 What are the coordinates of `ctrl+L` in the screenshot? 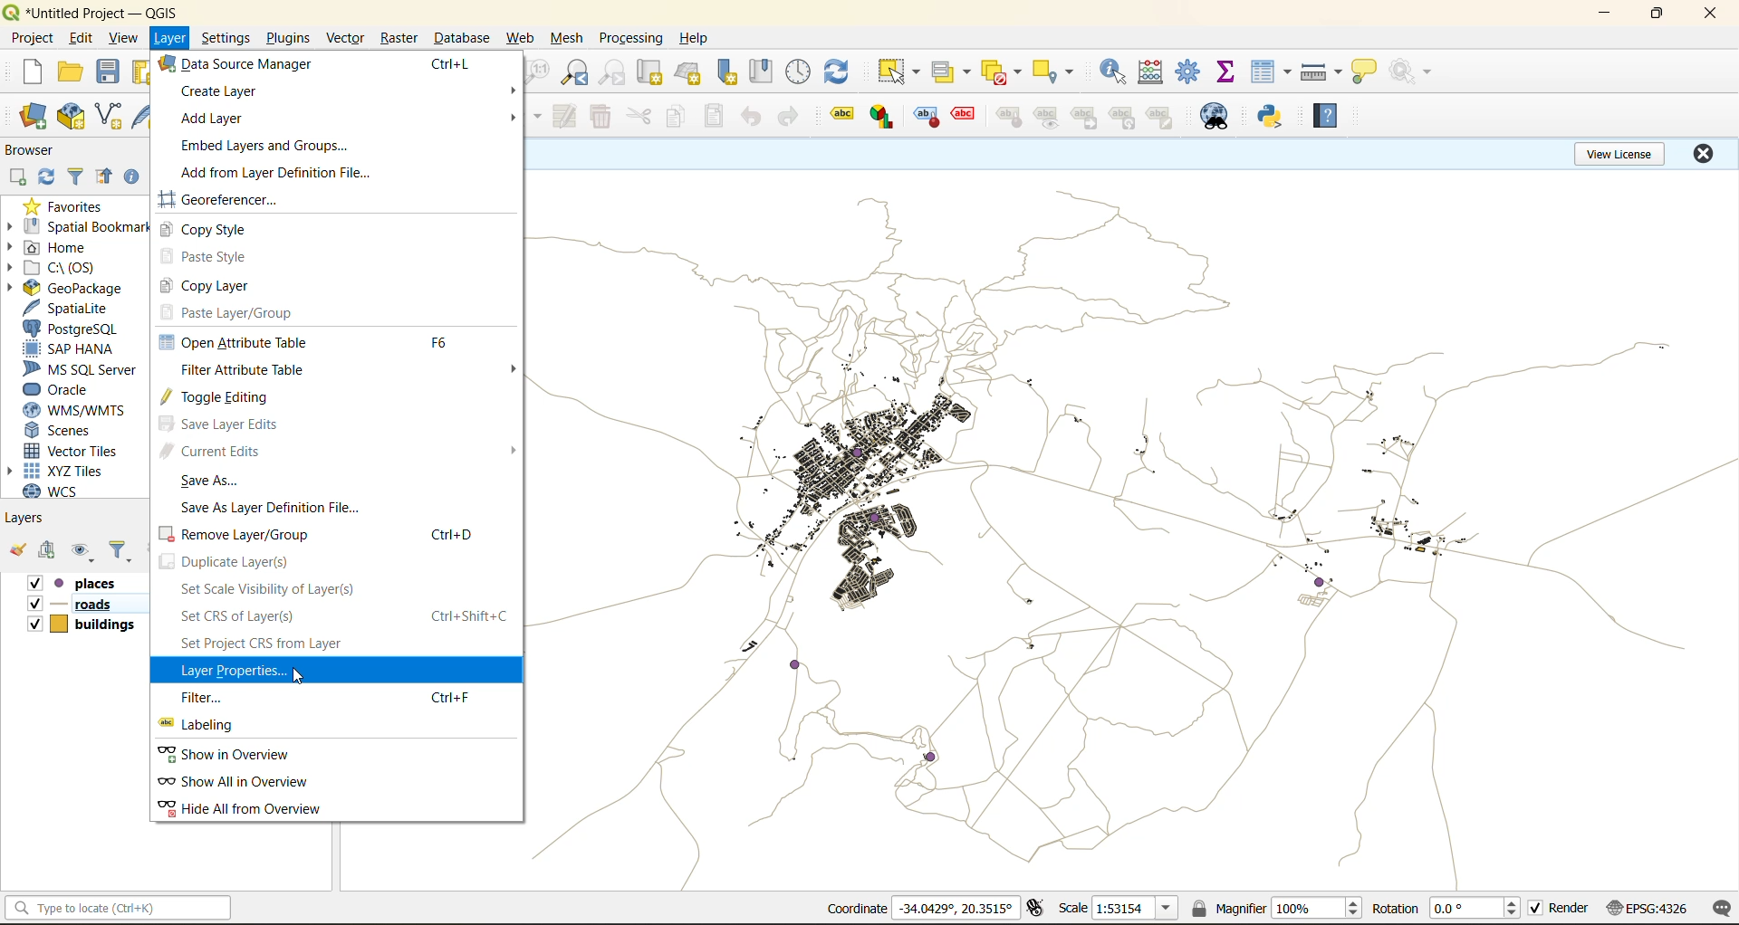 It's located at (448, 63).